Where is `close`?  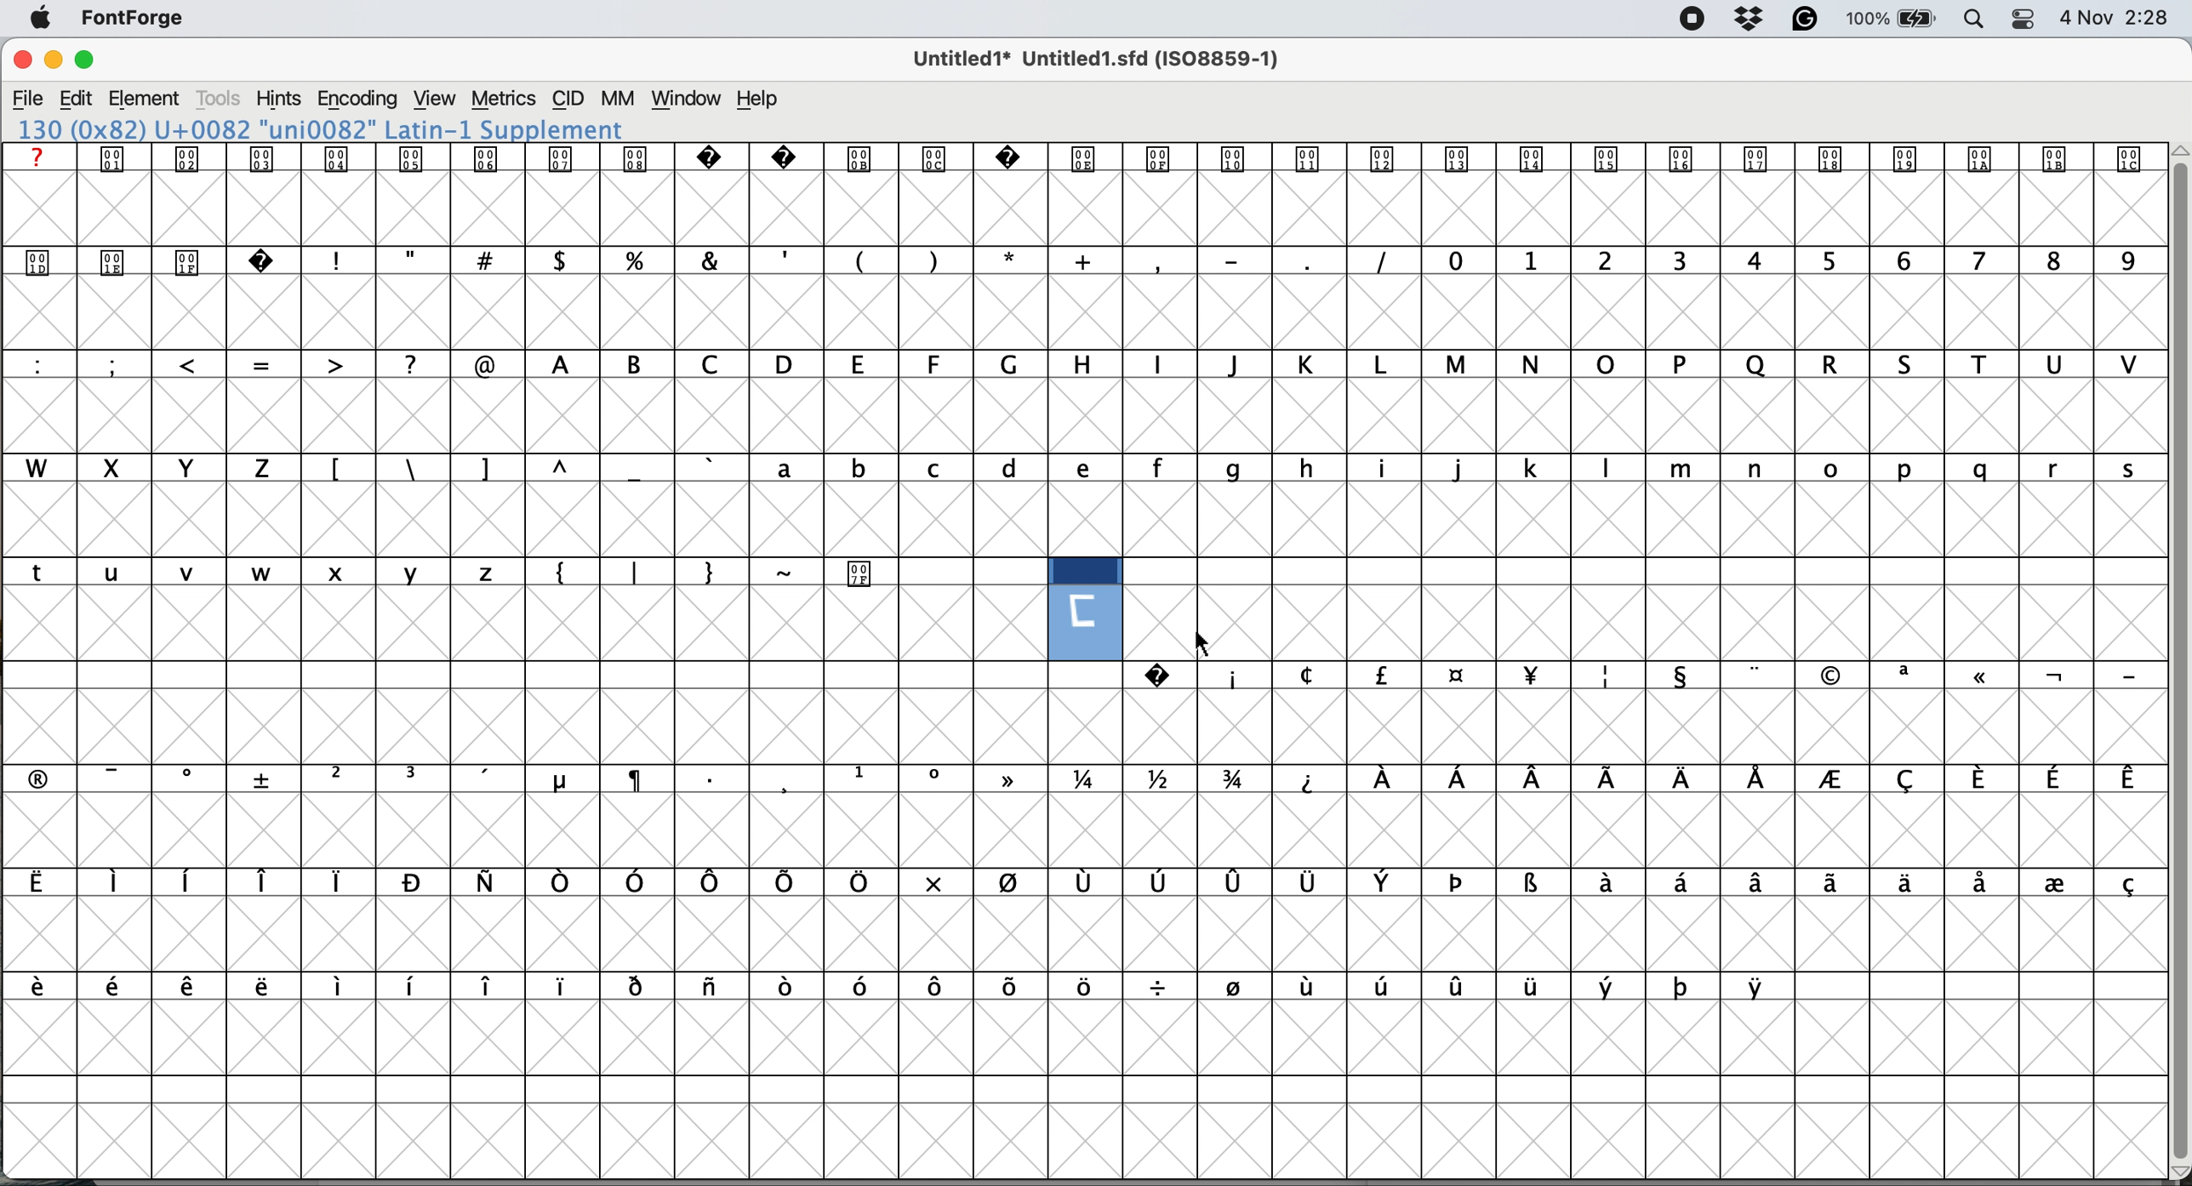 close is located at coordinates (22, 60).